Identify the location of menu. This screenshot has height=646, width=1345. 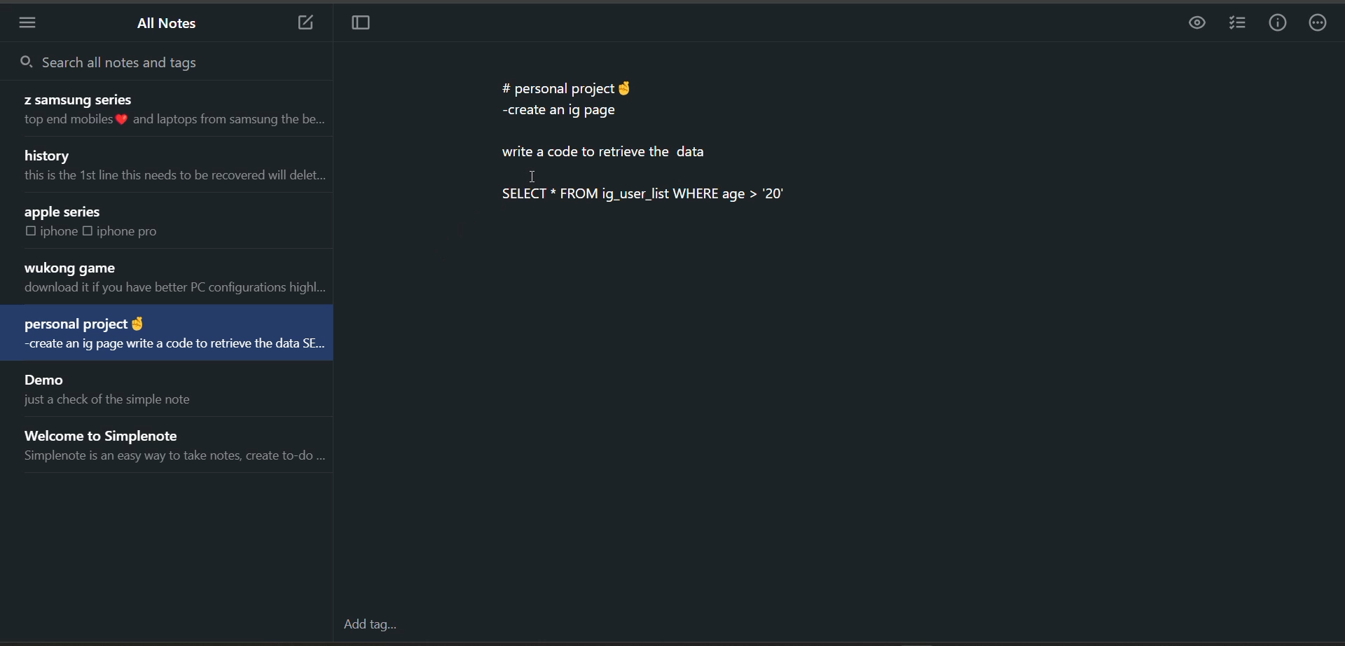
(32, 22).